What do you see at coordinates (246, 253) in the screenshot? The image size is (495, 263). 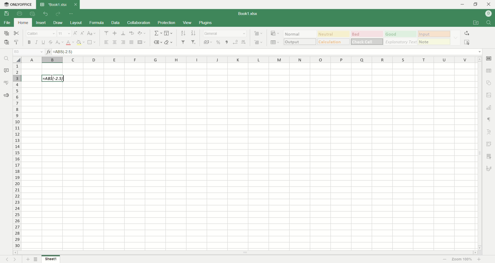 I see `horizontal scroll bar` at bounding box center [246, 253].